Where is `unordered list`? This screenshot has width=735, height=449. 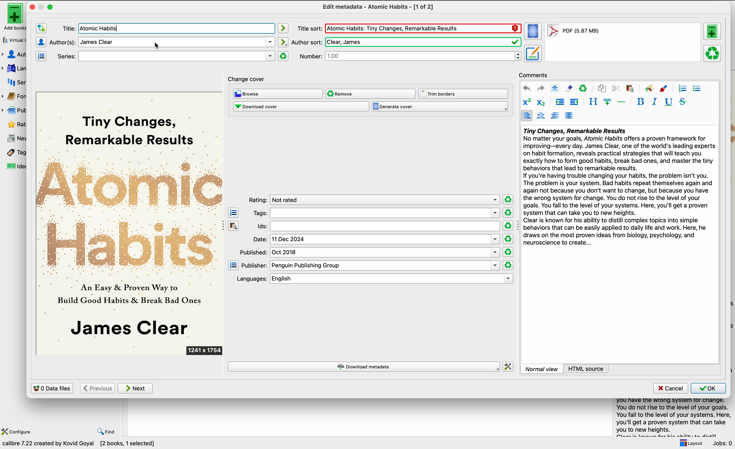
unordered list is located at coordinates (697, 89).